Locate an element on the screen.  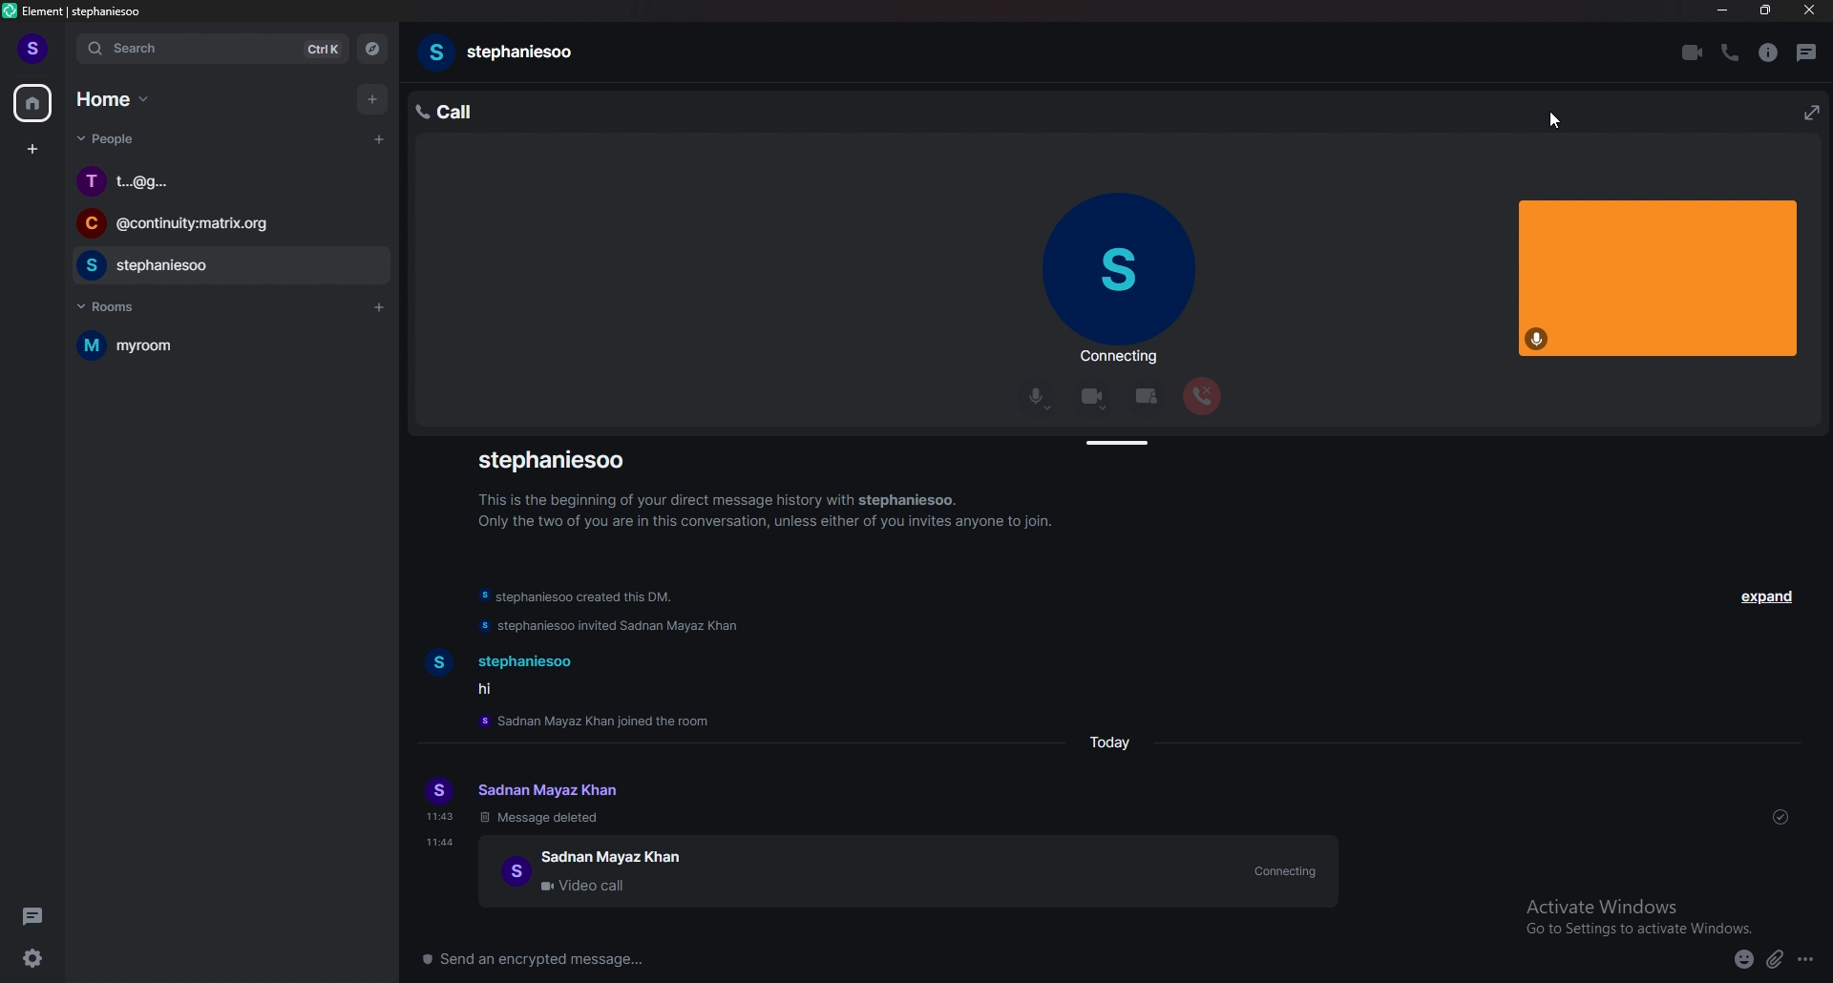
usernamename is located at coordinates (505, 52).